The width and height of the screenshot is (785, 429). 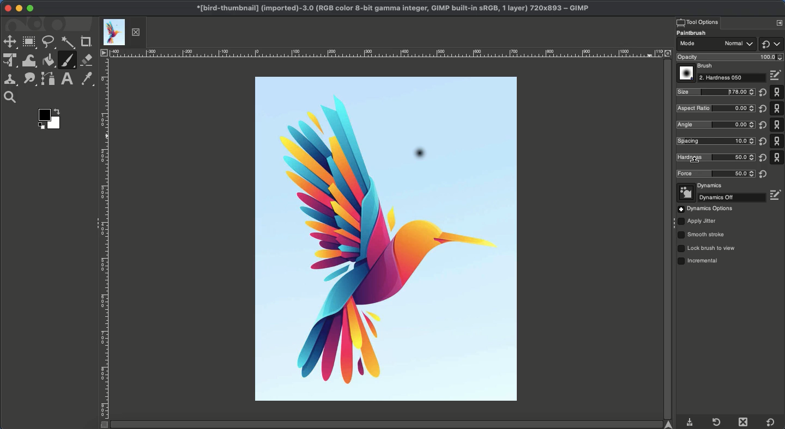 I want to click on Crop, so click(x=87, y=42).